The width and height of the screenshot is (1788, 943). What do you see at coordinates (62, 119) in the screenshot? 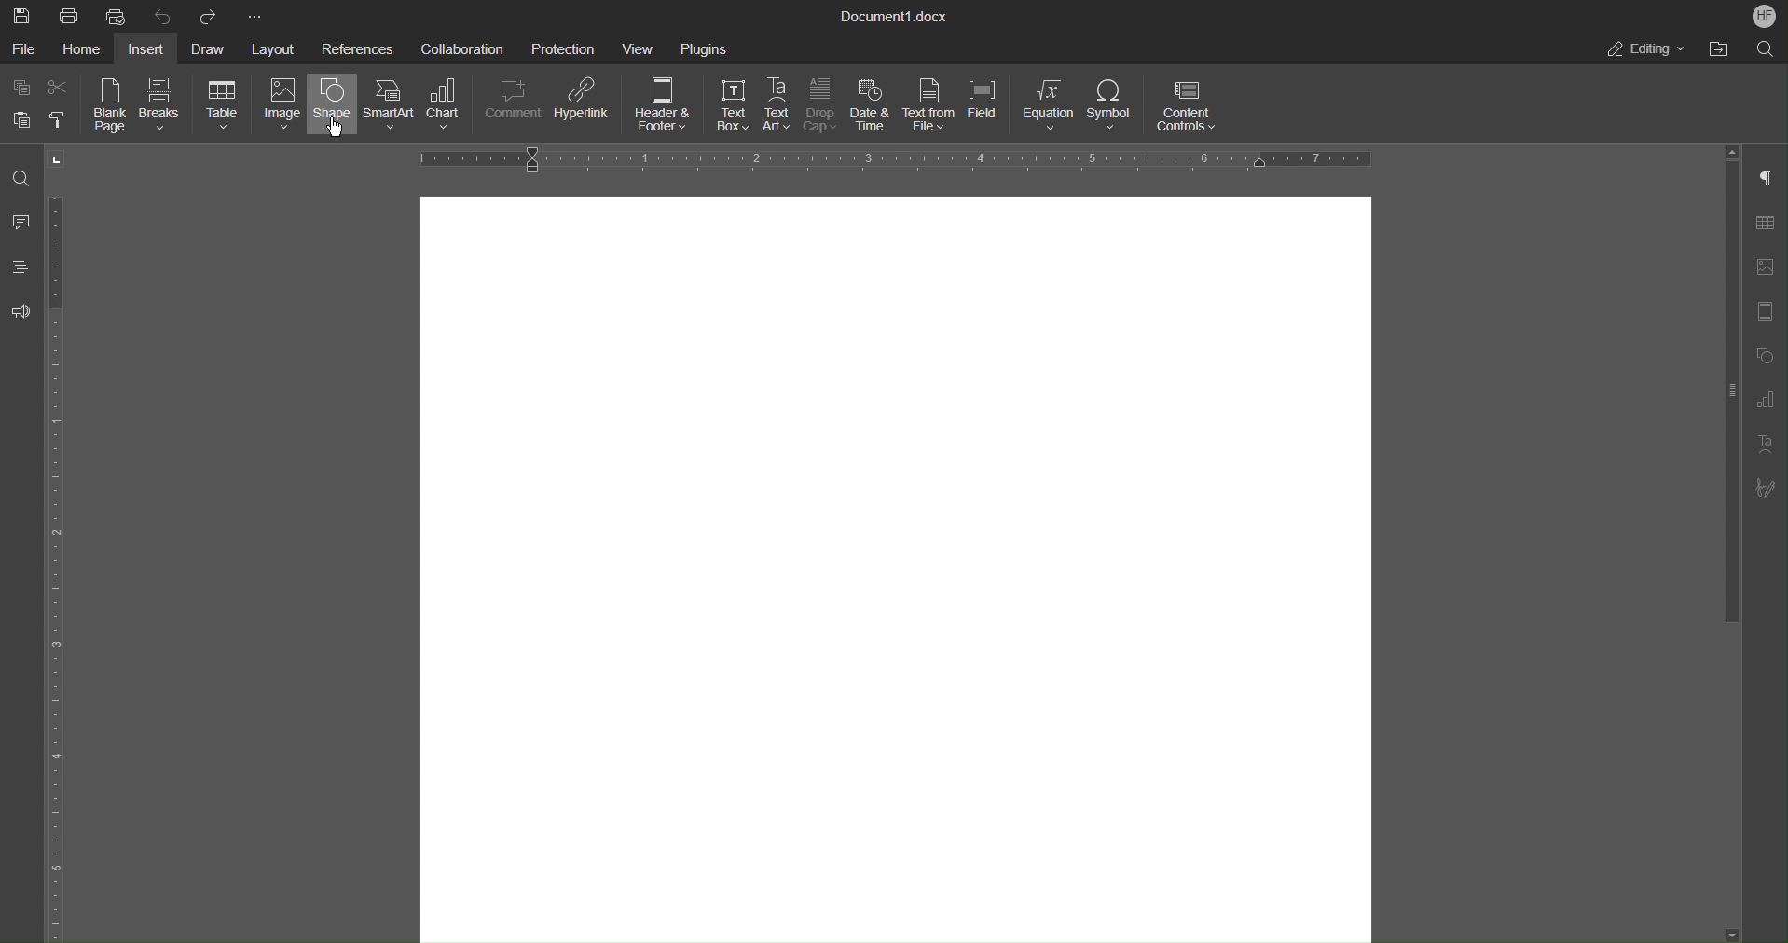
I see `Copy Style` at bounding box center [62, 119].